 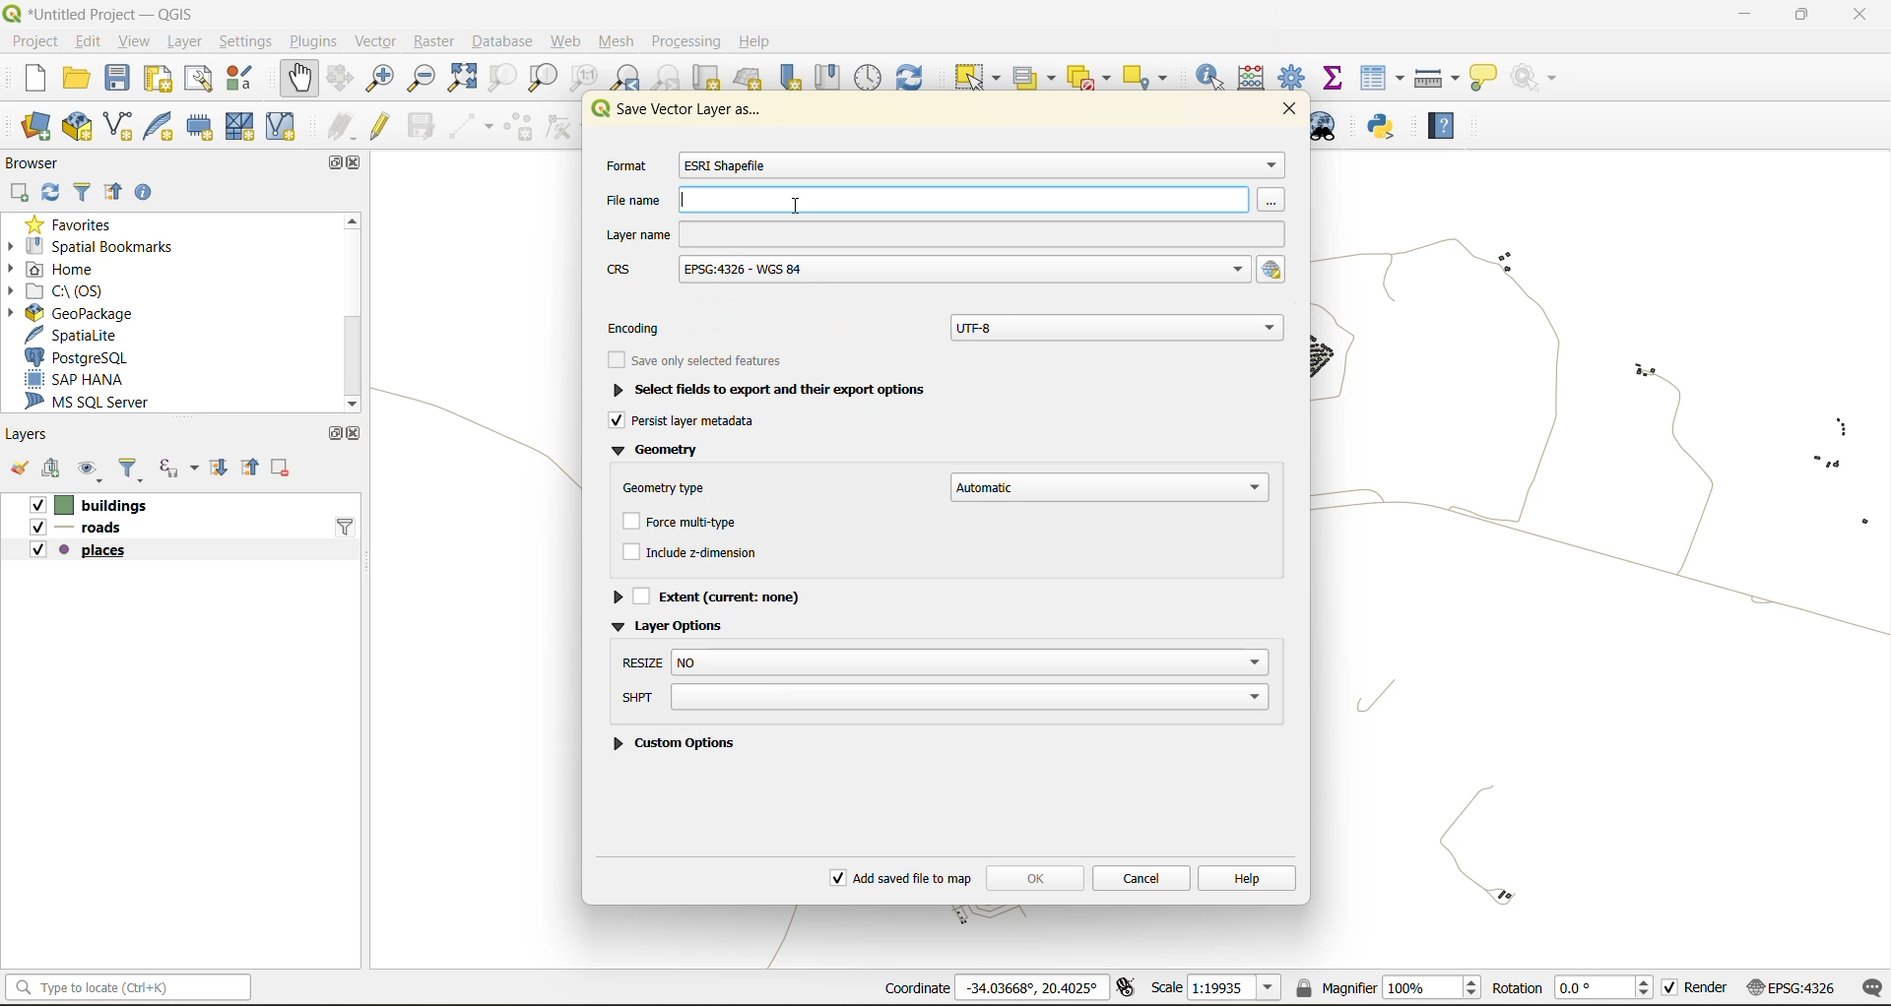 I want to click on enable properties, so click(x=144, y=193).